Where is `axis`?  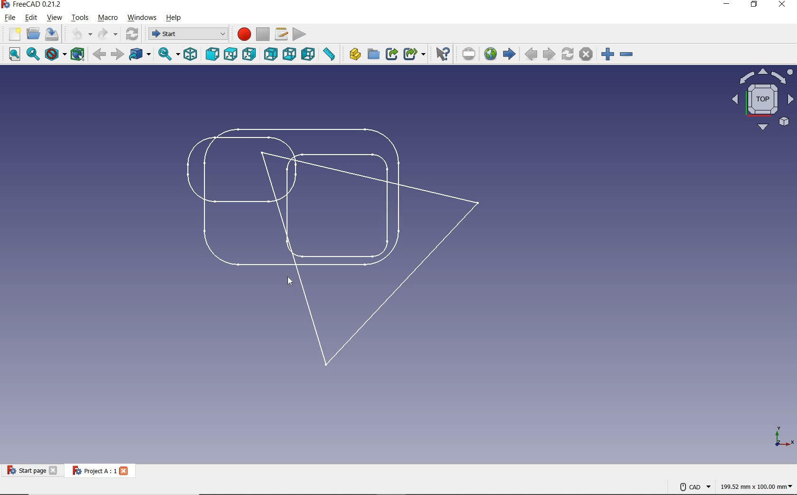 axis is located at coordinates (784, 438).